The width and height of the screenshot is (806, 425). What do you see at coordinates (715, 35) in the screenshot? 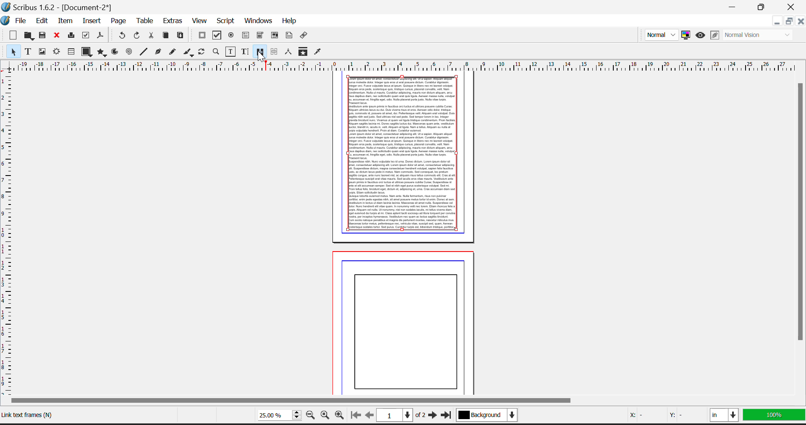
I see `Edit in Preview Mode` at bounding box center [715, 35].